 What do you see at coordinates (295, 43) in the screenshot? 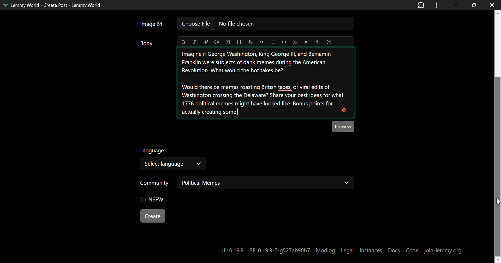
I see `Subscript` at bounding box center [295, 43].